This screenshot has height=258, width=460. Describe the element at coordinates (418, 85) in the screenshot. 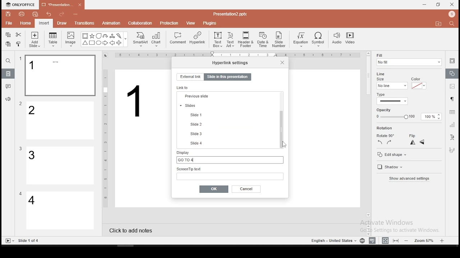

I see `line color` at that location.